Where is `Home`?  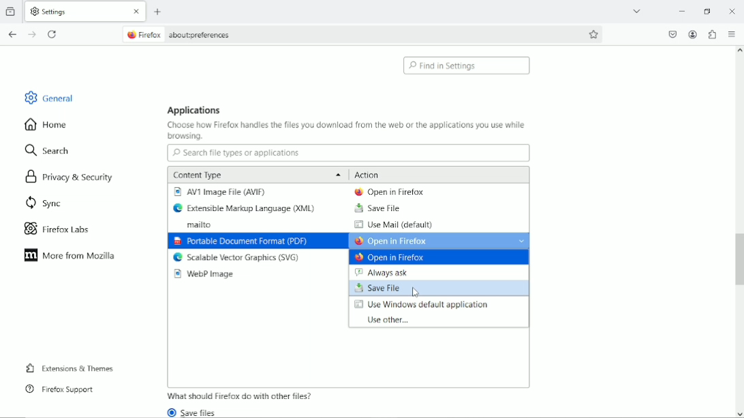 Home is located at coordinates (52, 124).